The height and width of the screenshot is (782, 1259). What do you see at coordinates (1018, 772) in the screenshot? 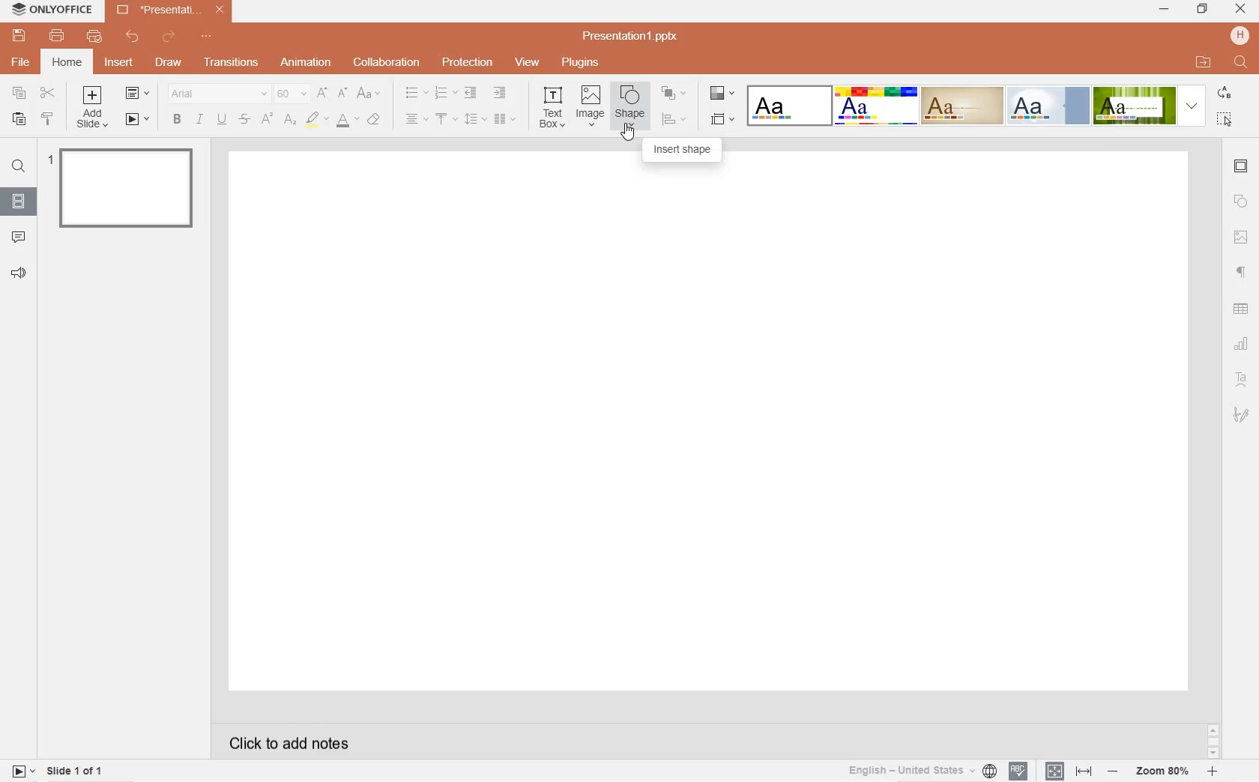
I see `spell checking` at bounding box center [1018, 772].